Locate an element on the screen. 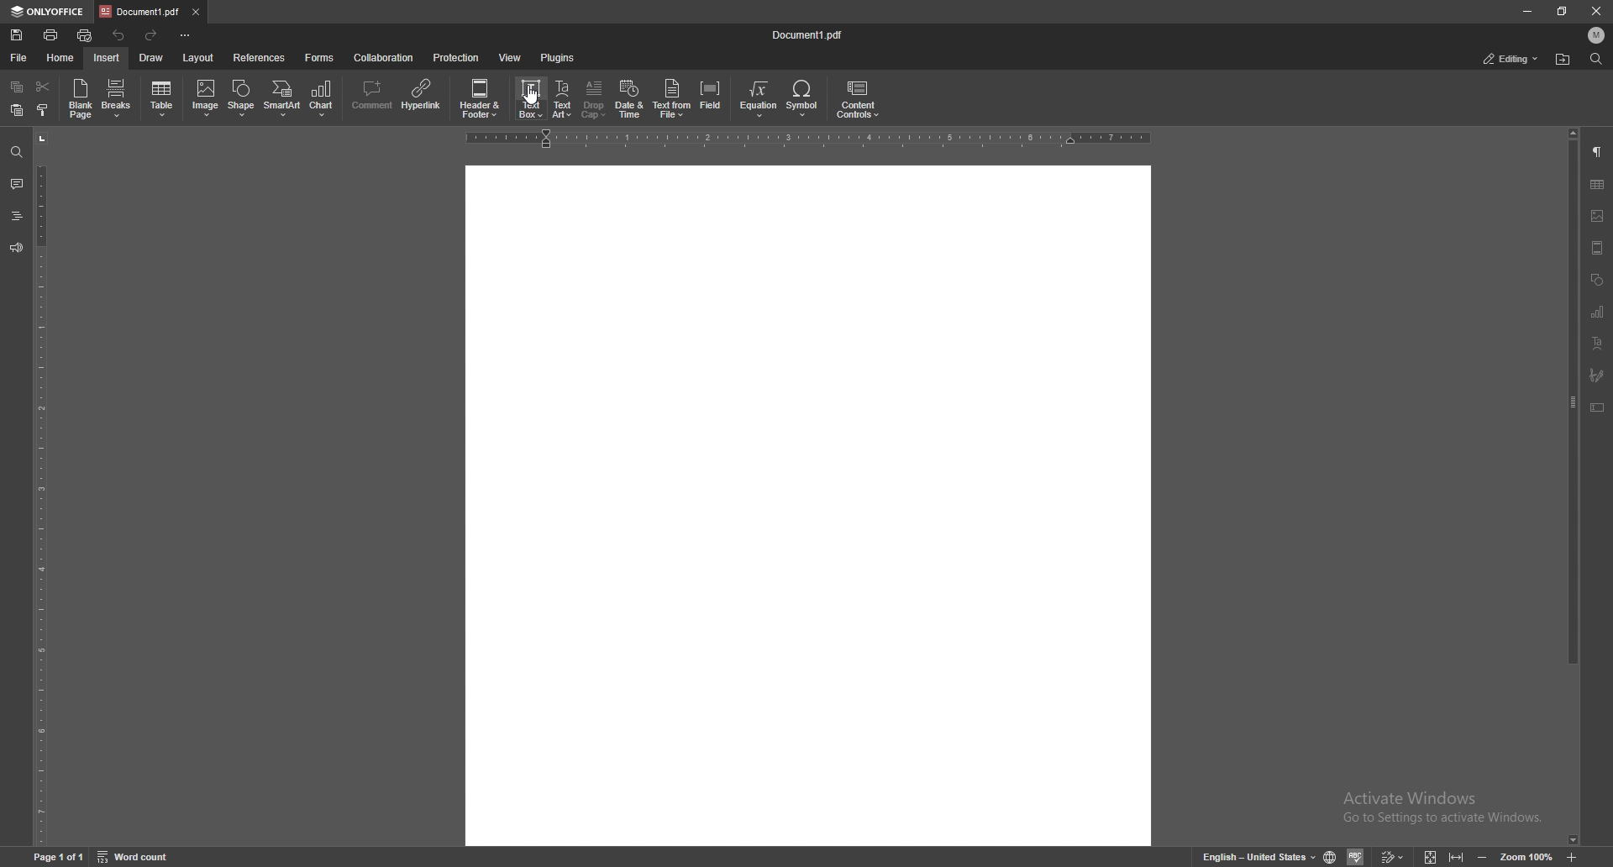  Activate Windows
Go to Settings to activate Windows. is located at coordinates (1447, 808).